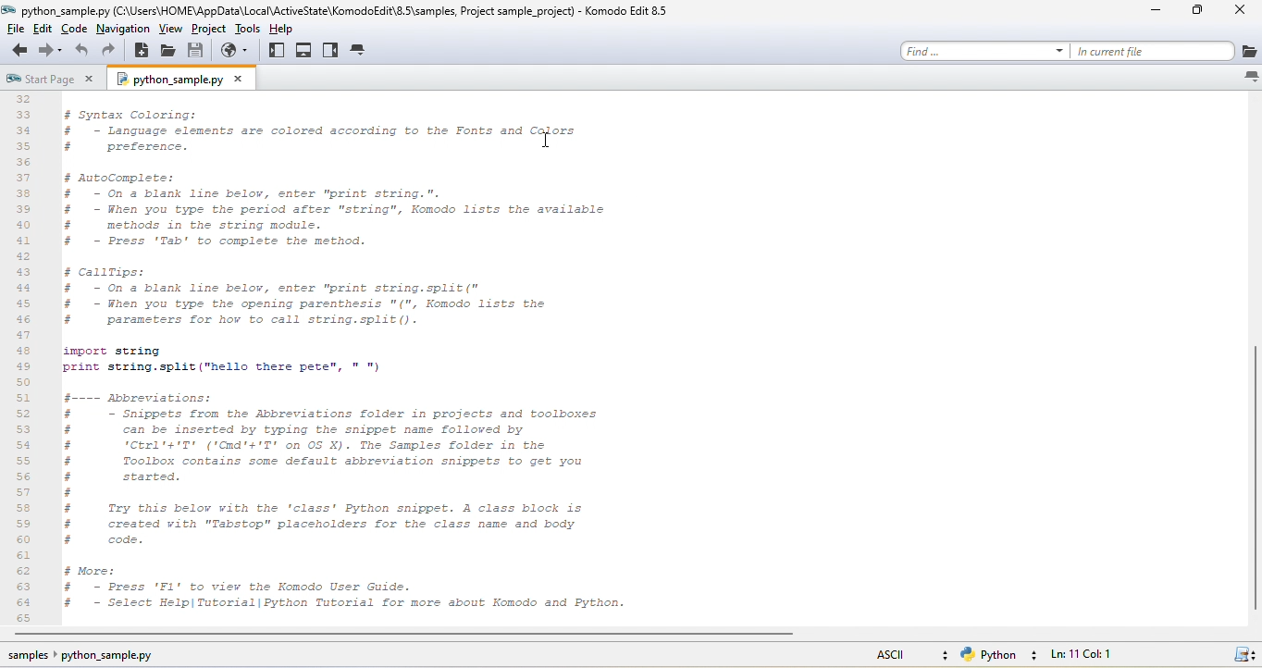 This screenshot has width=1262, height=668. Describe the element at coordinates (345, 10) in the screenshot. I see `title` at that location.